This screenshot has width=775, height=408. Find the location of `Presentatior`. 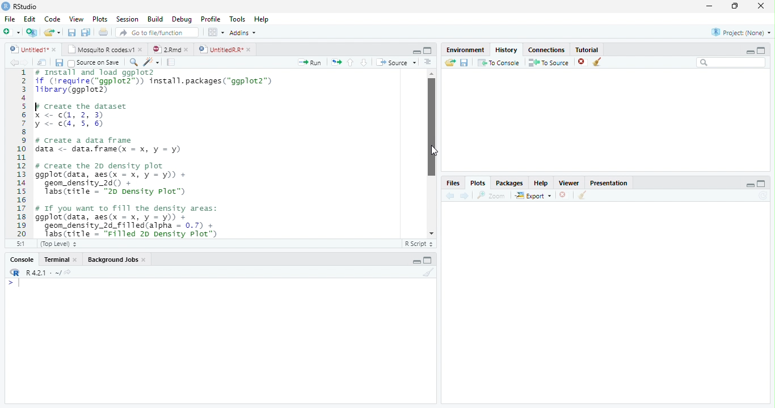

Presentatior is located at coordinates (608, 184).